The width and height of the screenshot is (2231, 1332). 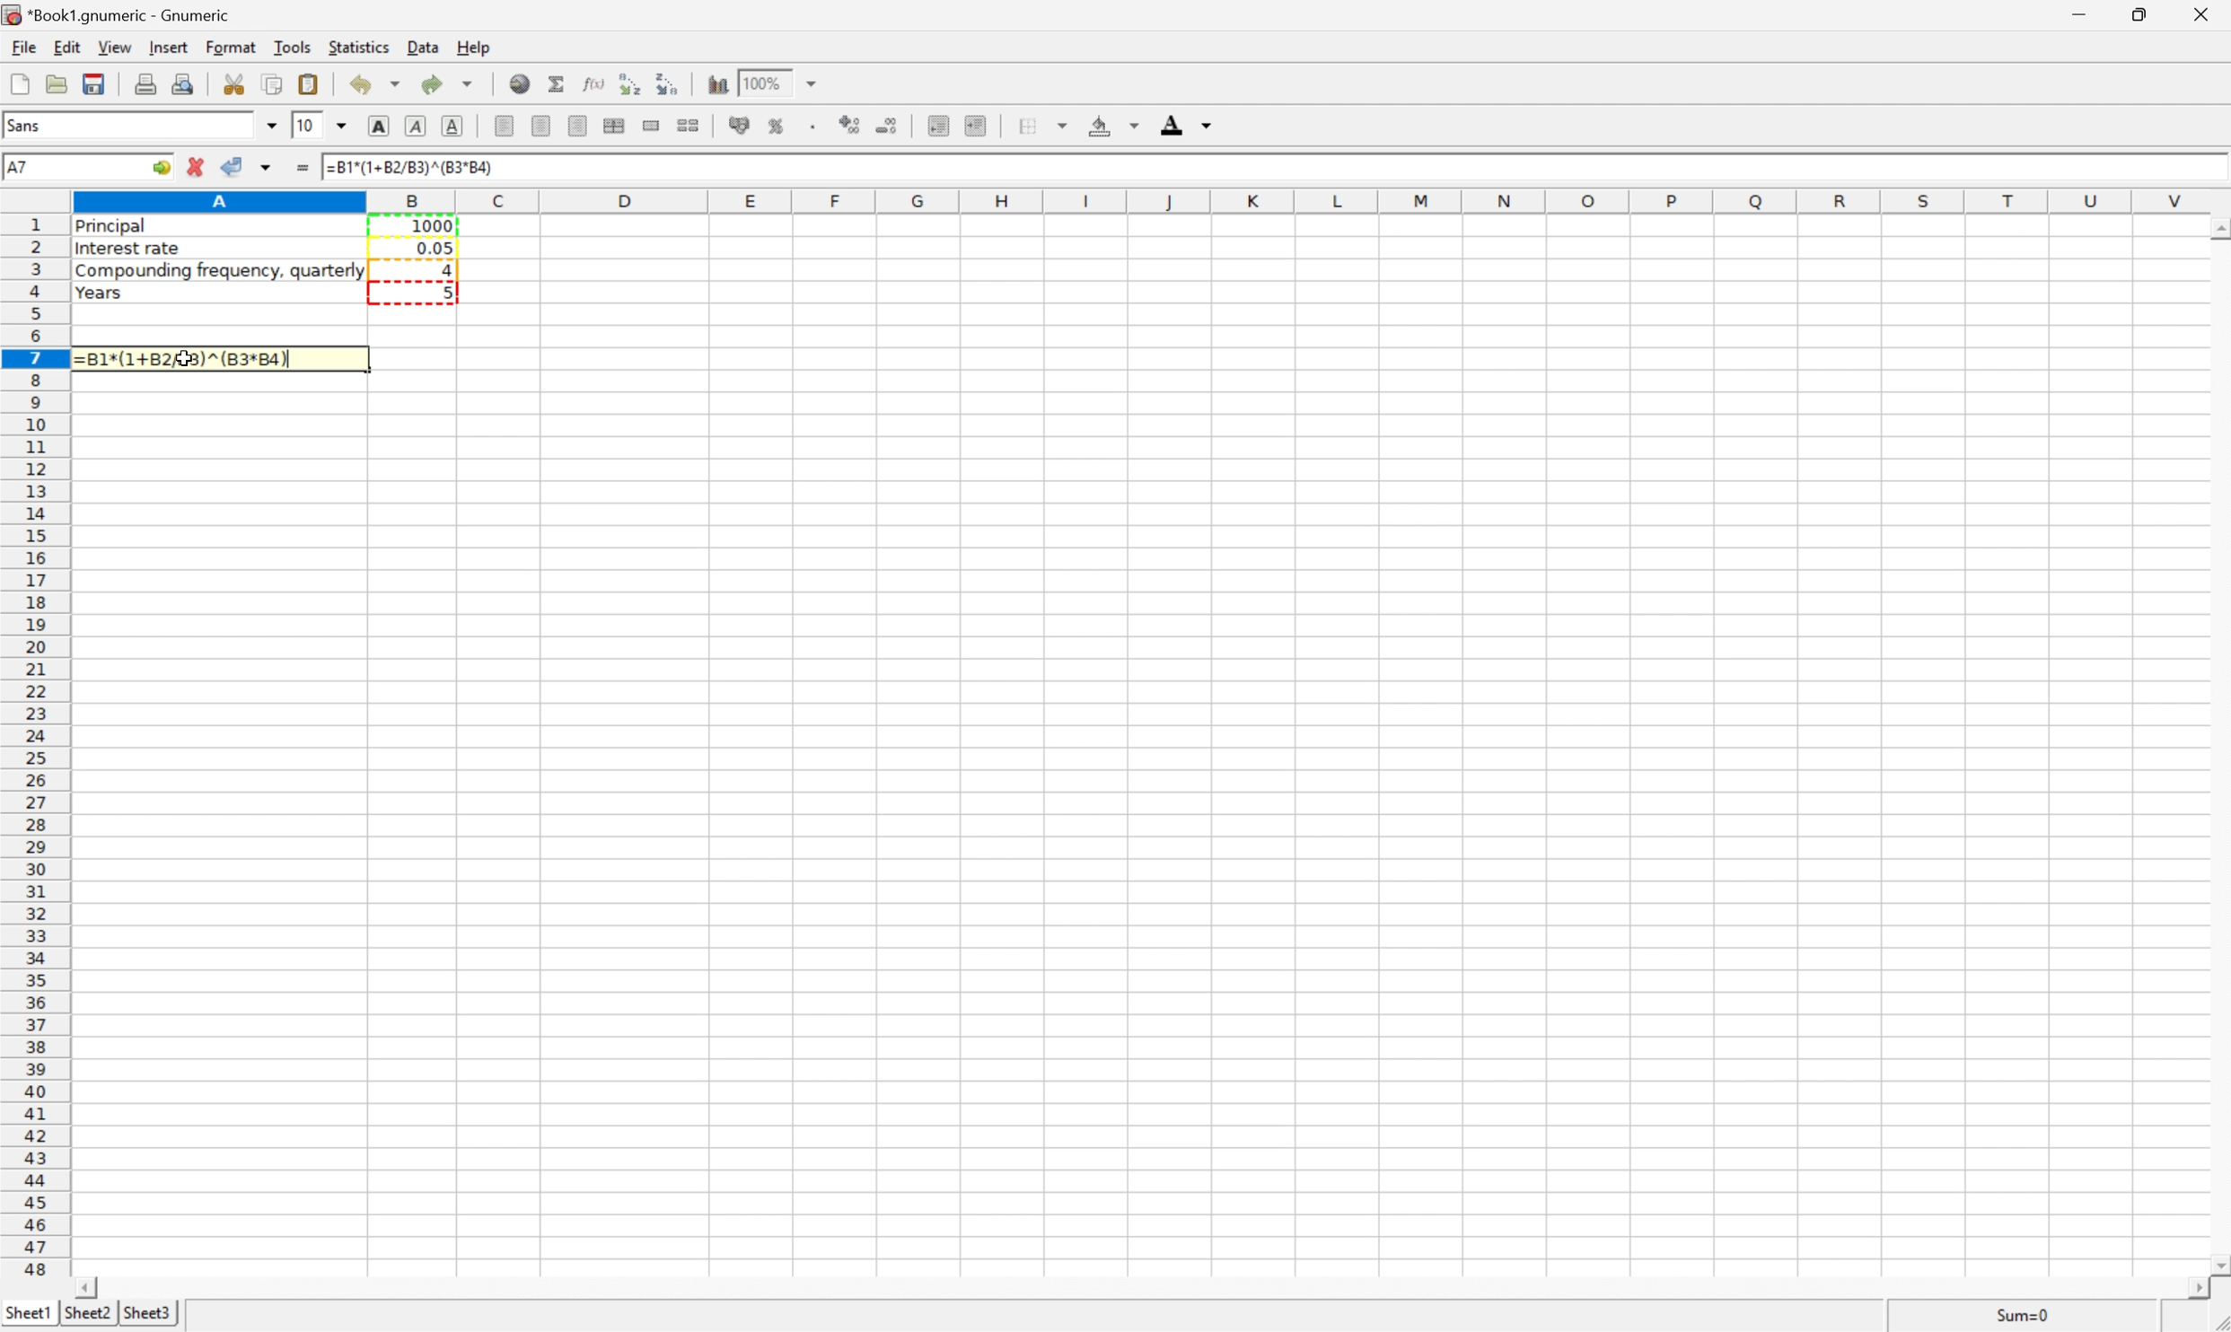 I want to click on center horizontally, so click(x=617, y=126).